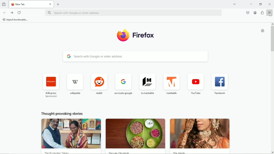  What do you see at coordinates (247, 12) in the screenshot?
I see `save to pocket` at bounding box center [247, 12].